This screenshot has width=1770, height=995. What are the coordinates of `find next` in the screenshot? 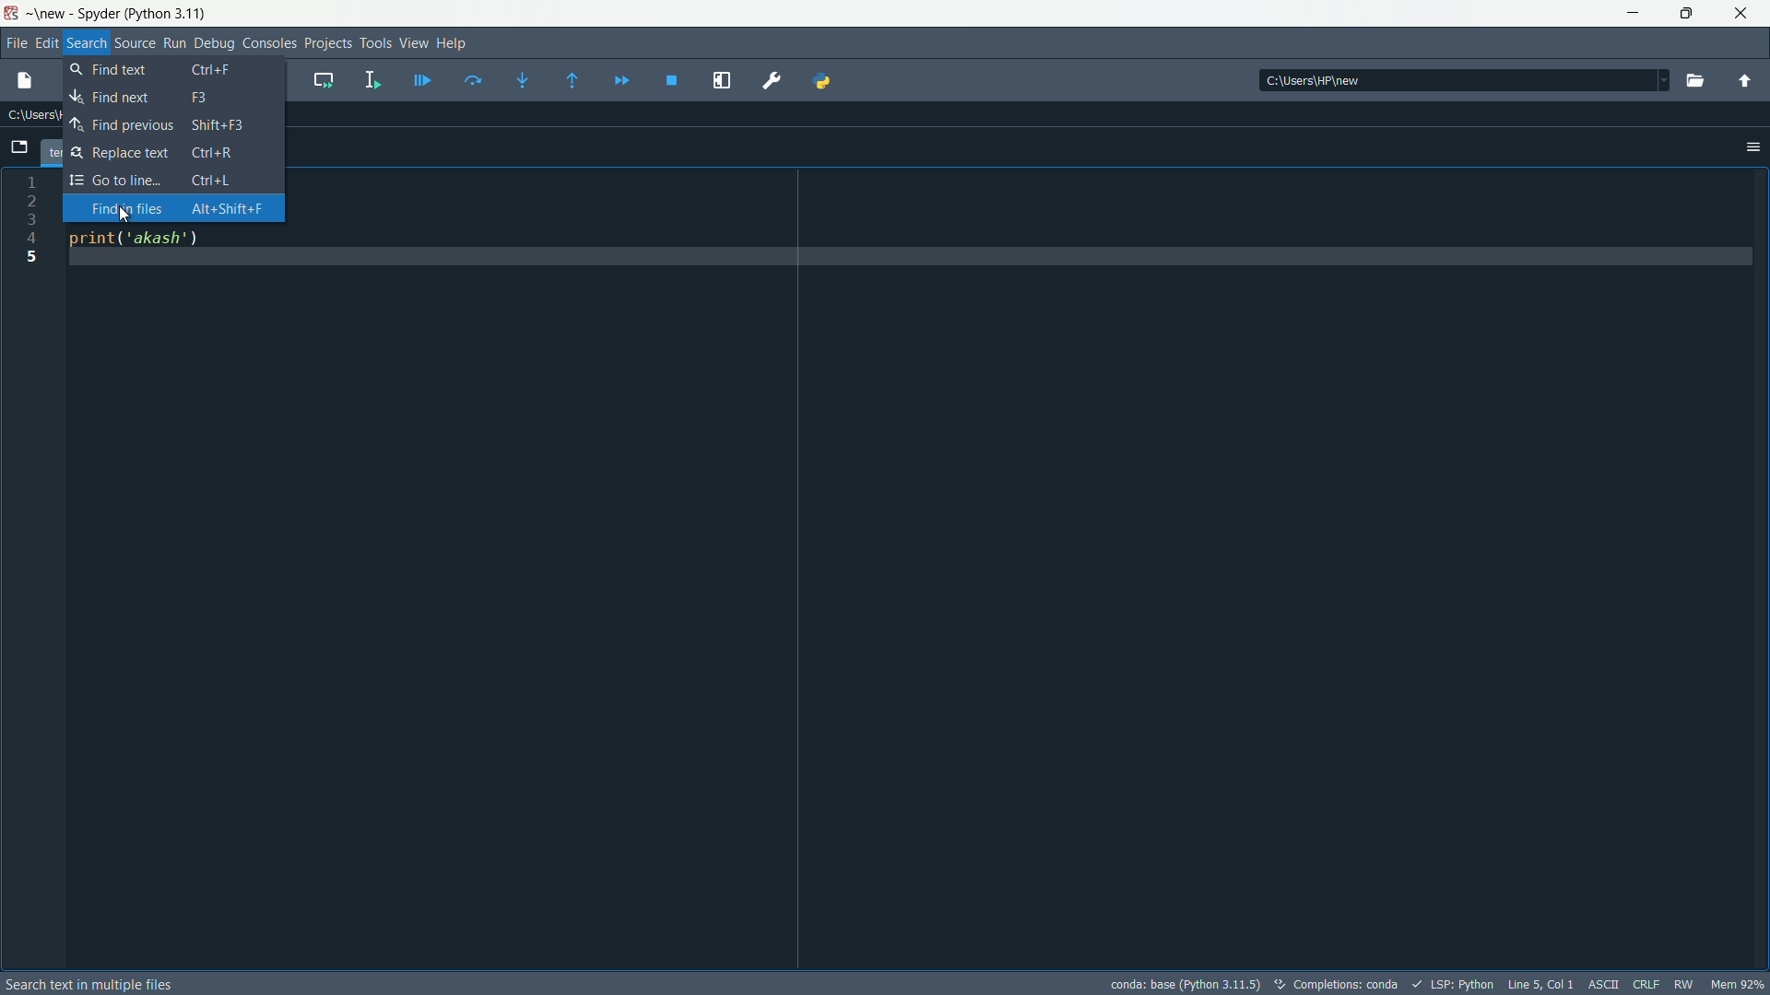 It's located at (173, 99).